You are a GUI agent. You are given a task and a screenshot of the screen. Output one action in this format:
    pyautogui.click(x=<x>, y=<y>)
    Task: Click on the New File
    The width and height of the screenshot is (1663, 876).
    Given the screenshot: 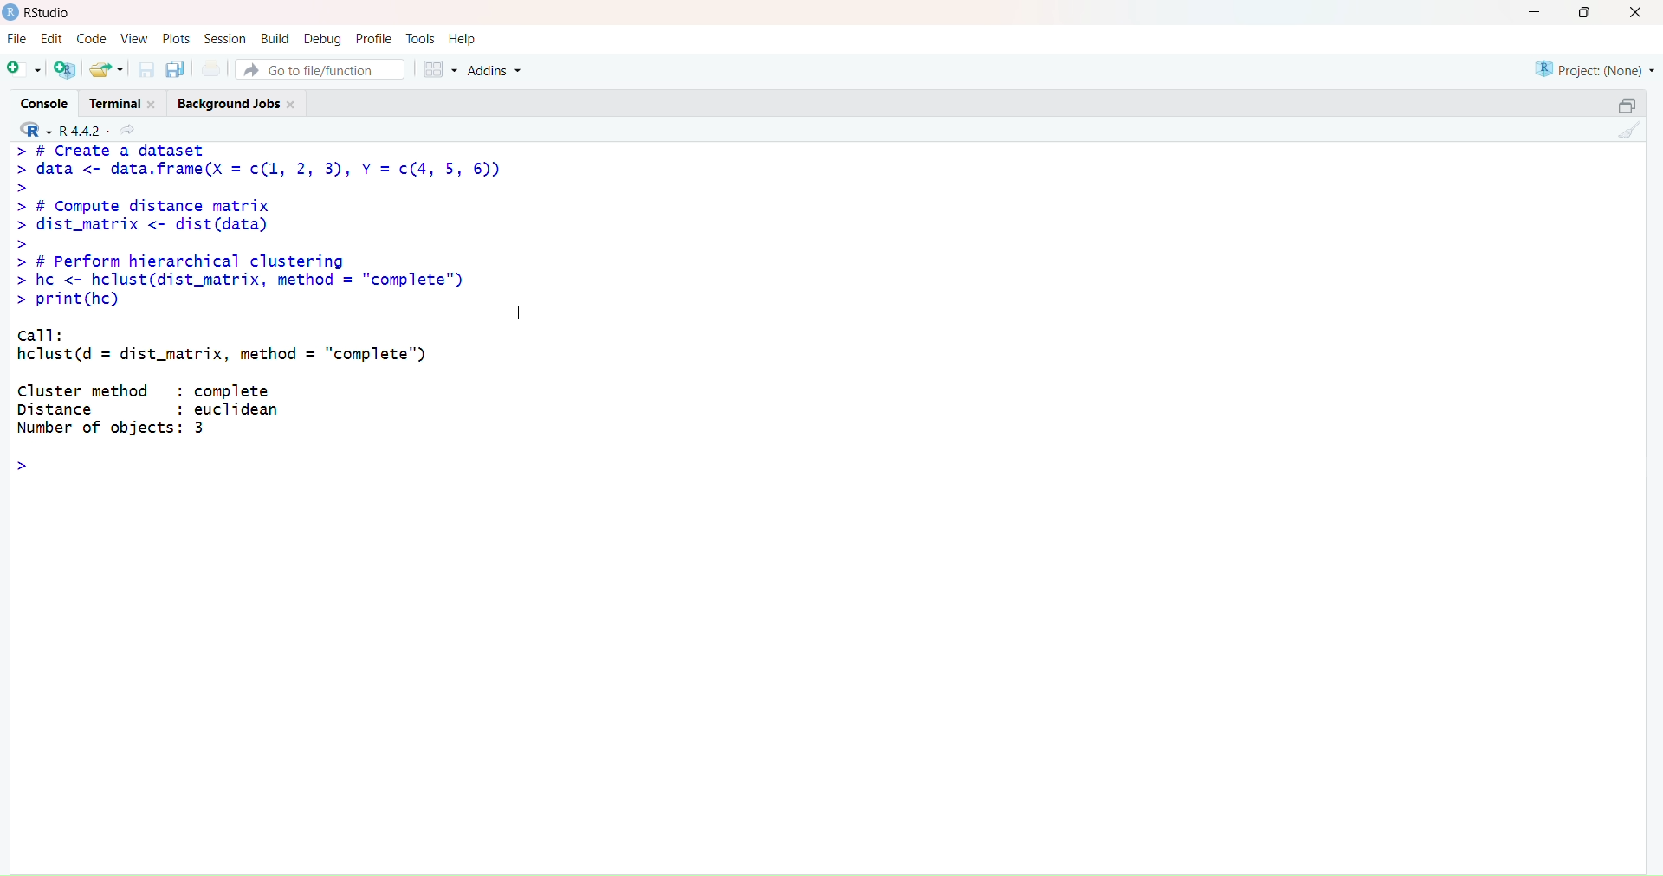 What is the action you would take?
    pyautogui.click(x=23, y=68)
    